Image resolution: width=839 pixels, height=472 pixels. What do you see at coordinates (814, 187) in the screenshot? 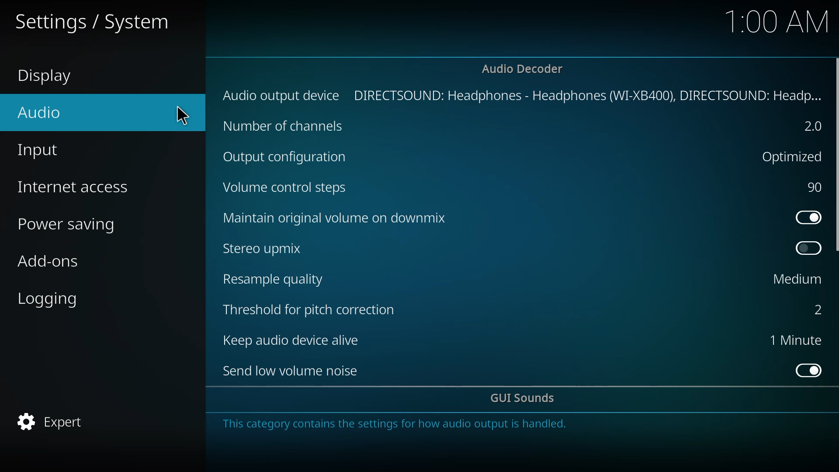
I see `90` at bounding box center [814, 187].